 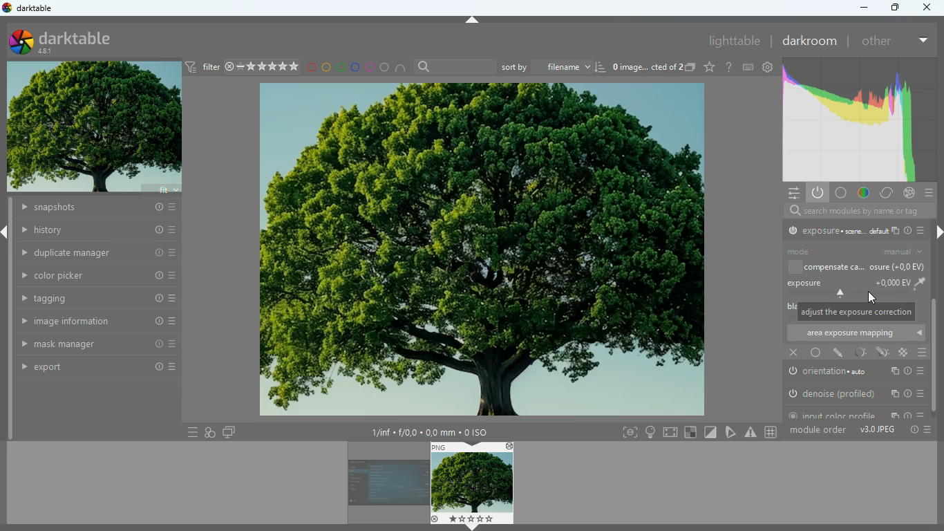 I want to click on overlap, so click(x=211, y=431).